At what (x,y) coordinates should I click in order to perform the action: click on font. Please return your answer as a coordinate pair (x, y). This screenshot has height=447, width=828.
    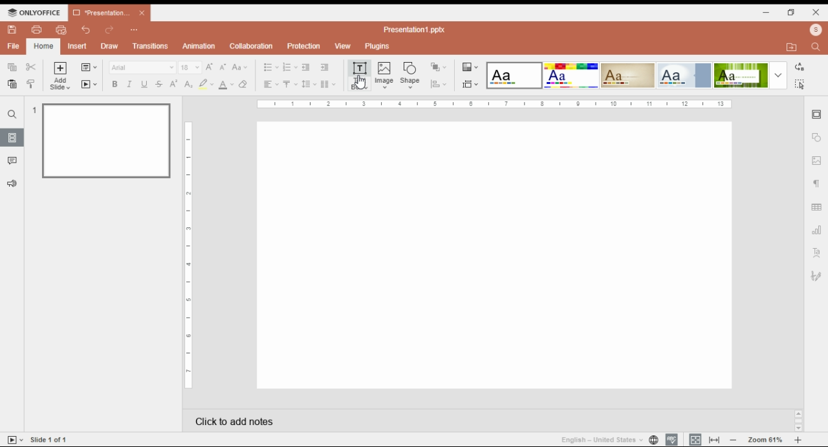
    Looking at the image, I should click on (142, 67).